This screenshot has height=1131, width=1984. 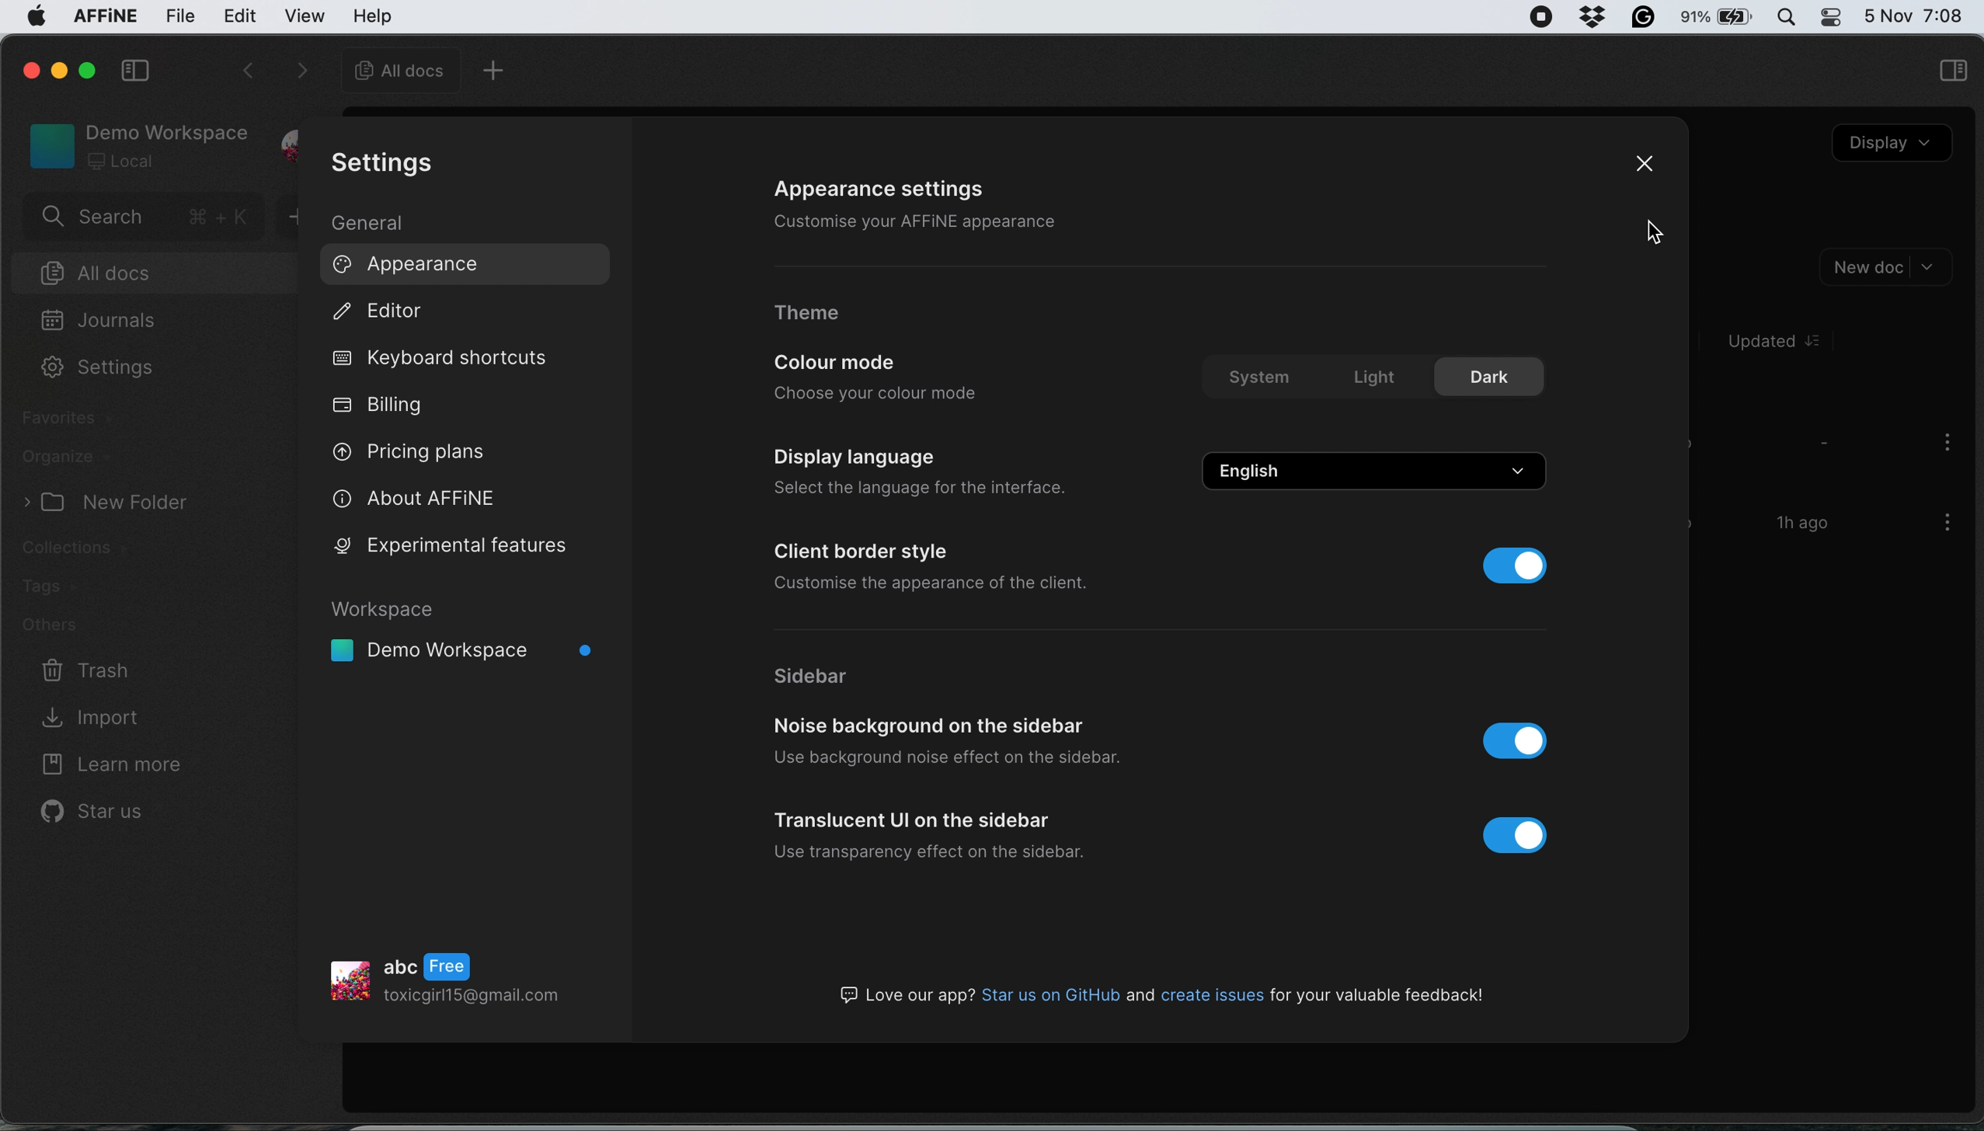 What do you see at coordinates (941, 586) in the screenshot?
I see `customise the appearance of the client` at bounding box center [941, 586].